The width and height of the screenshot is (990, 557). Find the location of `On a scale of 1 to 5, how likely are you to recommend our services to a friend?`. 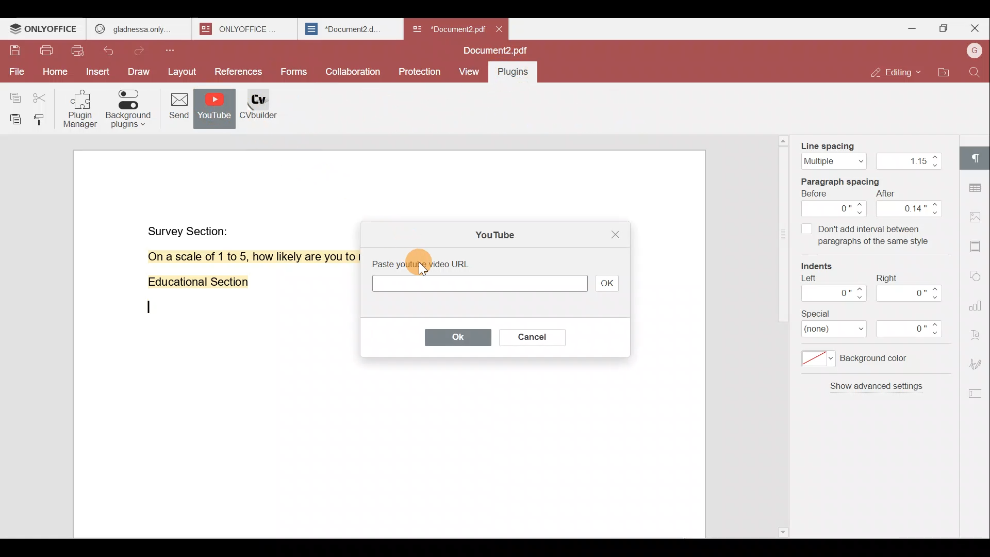

On a scale of 1 to 5, how likely are you to recommend our services to a friend? is located at coordinates (239, 257).